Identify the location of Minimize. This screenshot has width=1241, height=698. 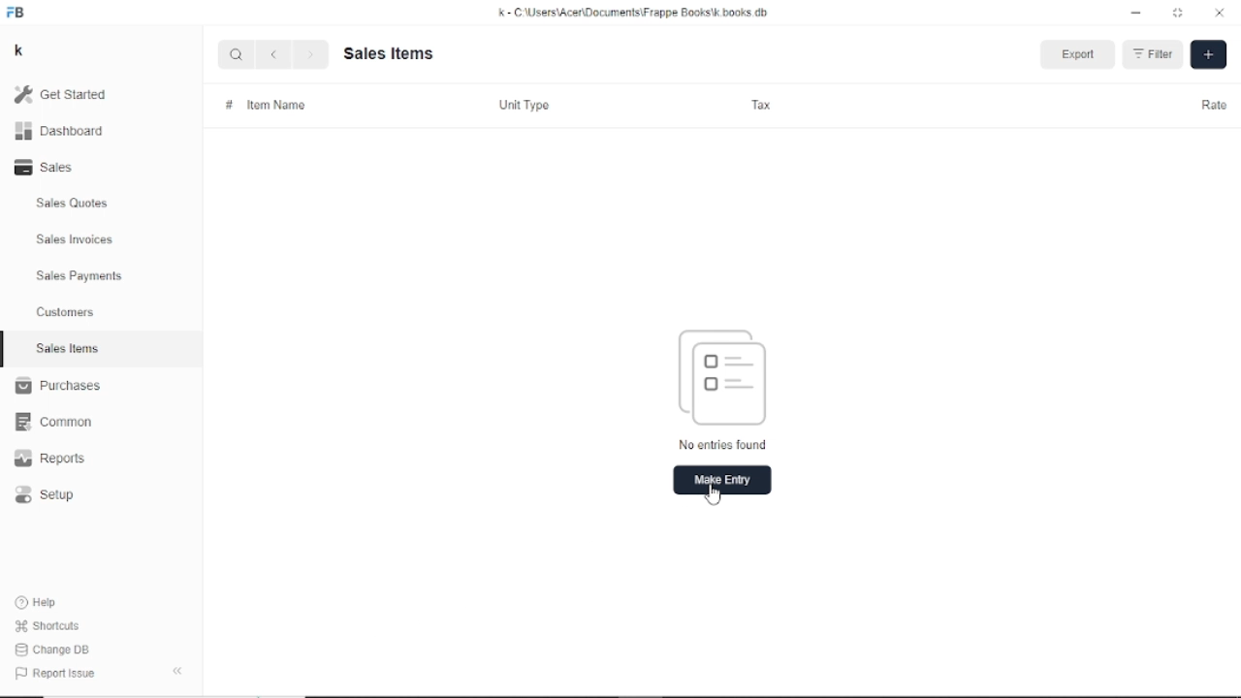
(1137, 14).